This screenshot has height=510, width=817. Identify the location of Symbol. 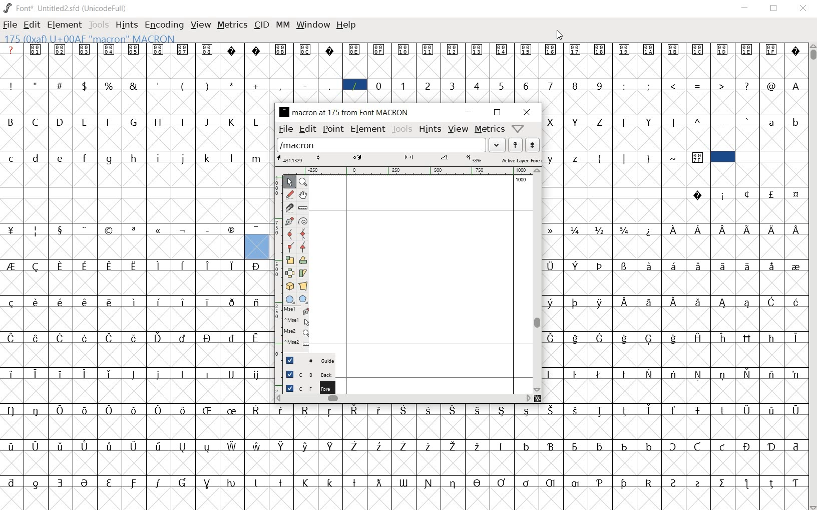
(796, 266).